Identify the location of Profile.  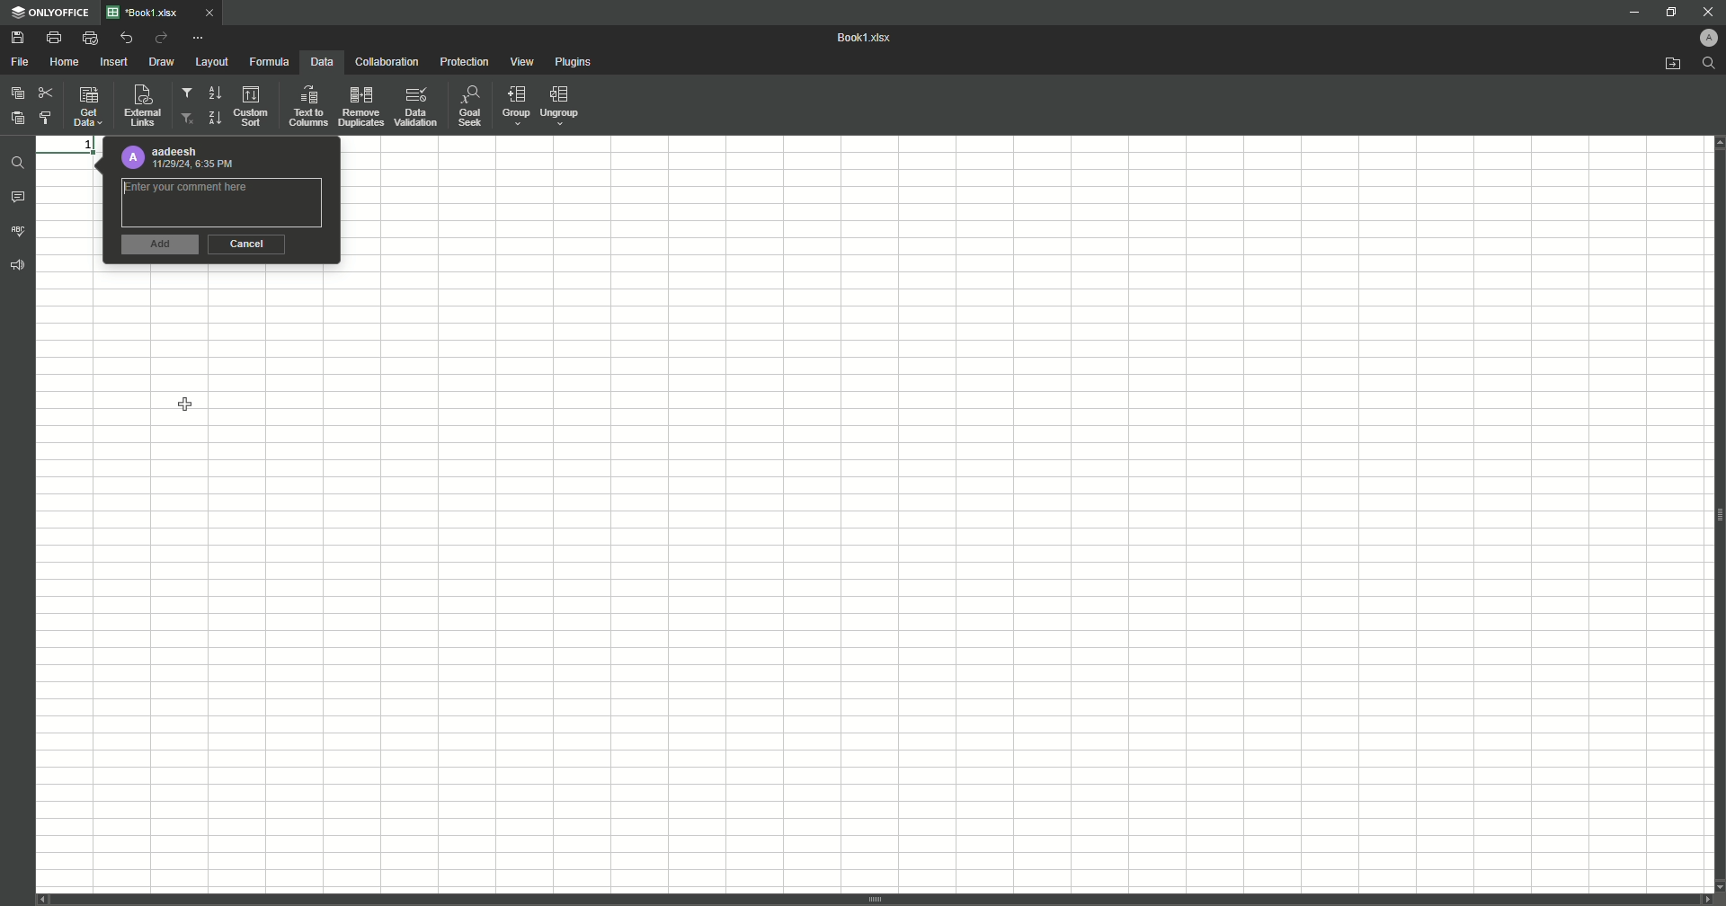
(1702, 38).